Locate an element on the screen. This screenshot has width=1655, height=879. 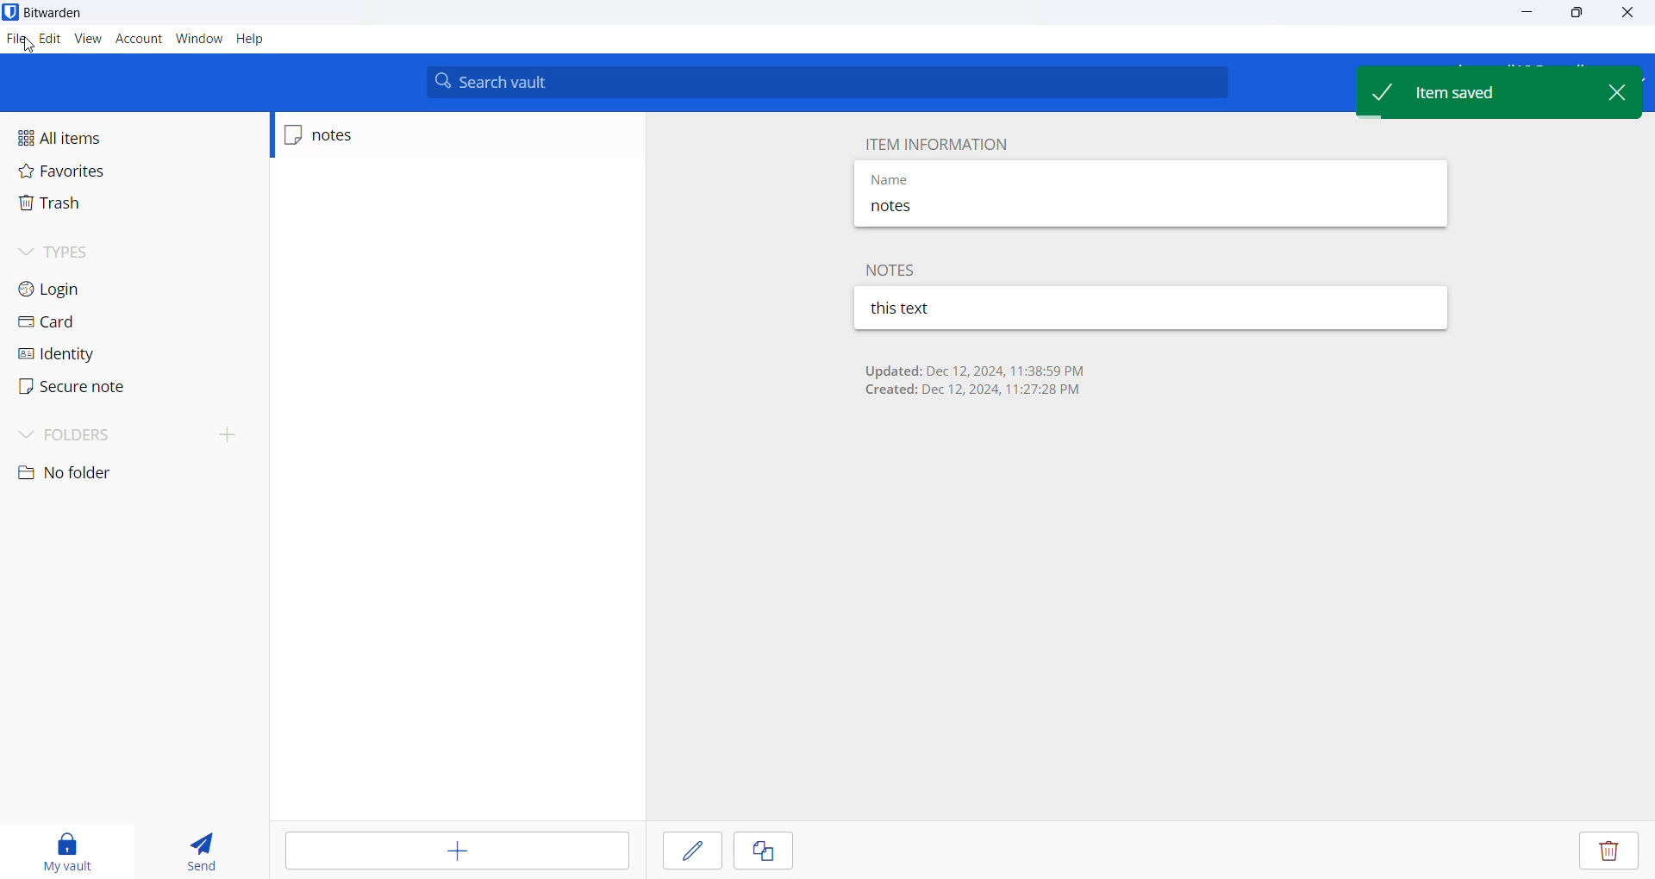
close is located at coordinates (1622, 13).